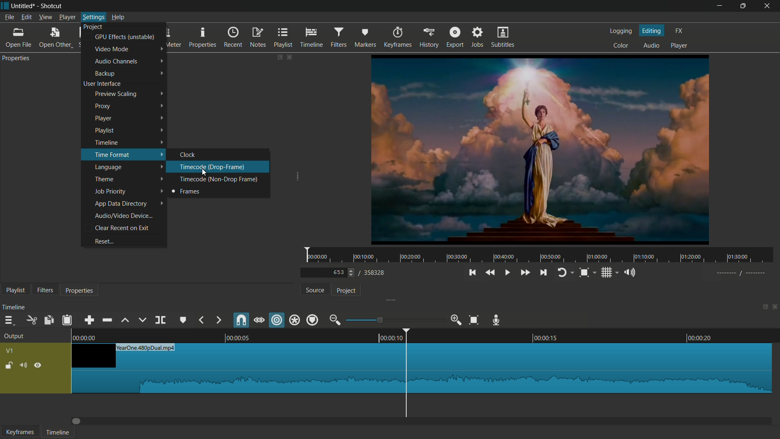 The width and height of the screenshot is (780, 439). I want to click on copy, so click(51, 320).